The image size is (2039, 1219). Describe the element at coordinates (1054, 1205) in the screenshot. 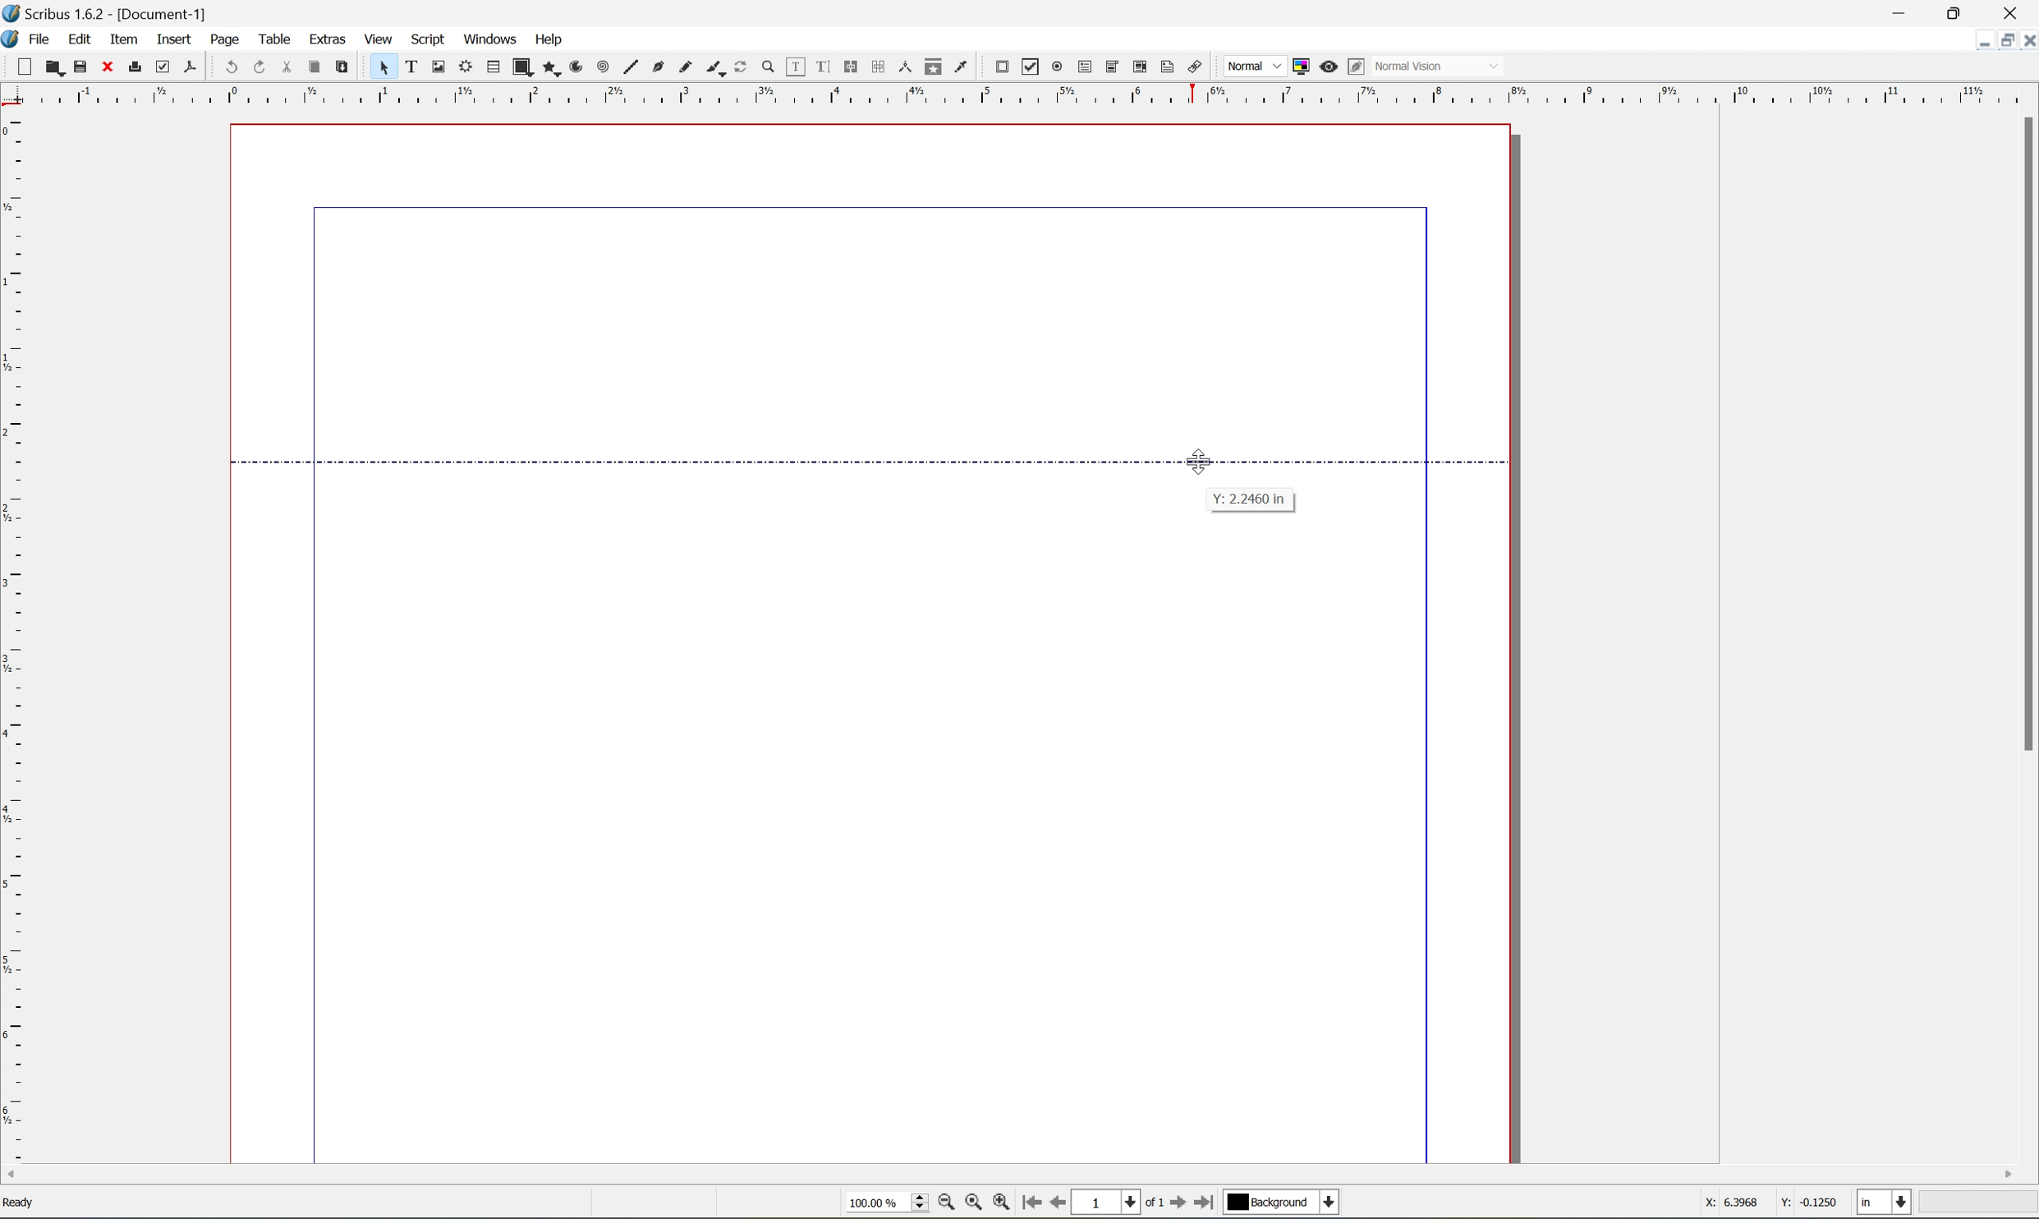

I see `go to previous page` at that location.